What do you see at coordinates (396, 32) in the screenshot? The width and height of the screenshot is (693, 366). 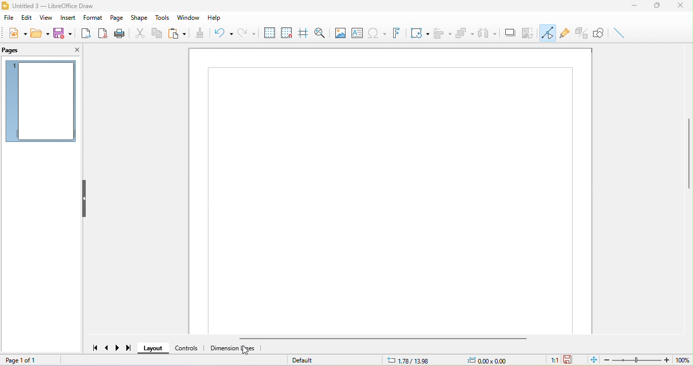 I see `font work text` at bounding box center [396, 32].